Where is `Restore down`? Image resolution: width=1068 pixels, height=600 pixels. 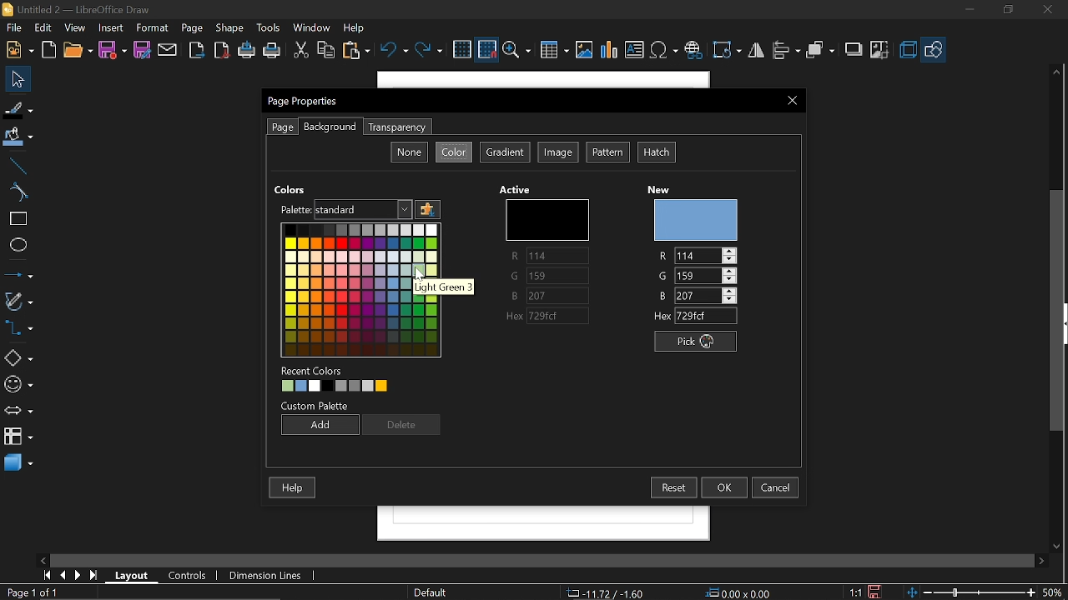
Restore down is located at coordinates (1006, 12).